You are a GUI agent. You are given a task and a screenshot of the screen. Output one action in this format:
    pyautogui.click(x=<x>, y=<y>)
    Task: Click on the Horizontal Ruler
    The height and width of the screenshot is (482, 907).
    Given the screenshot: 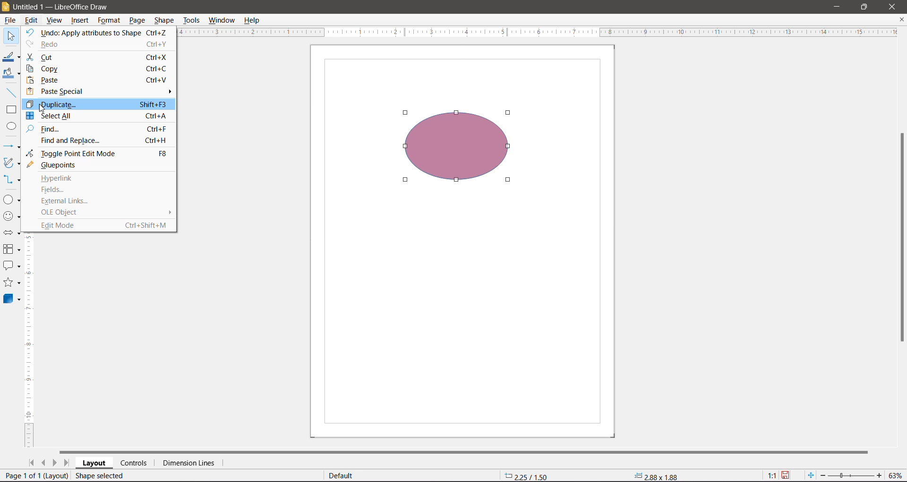 What is the action you would take?
    pyautogui.click(x=543, y=33)
    